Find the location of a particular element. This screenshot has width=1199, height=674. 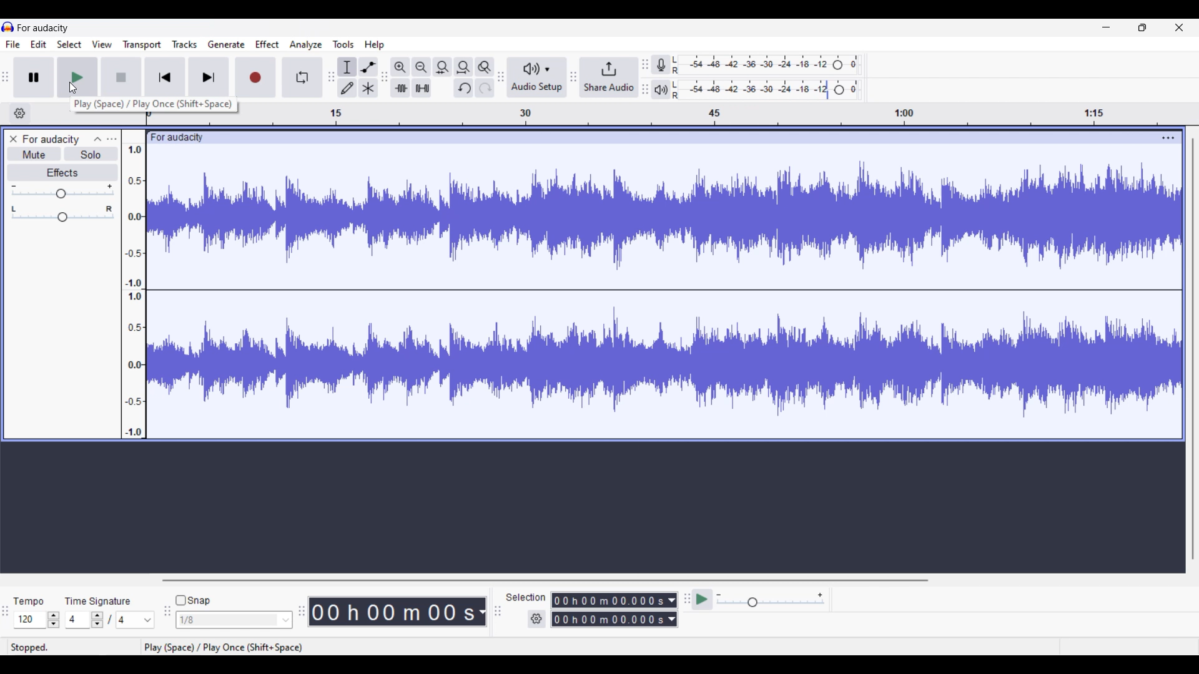

Trim audio outside selection is located at coordinates (400, 88).